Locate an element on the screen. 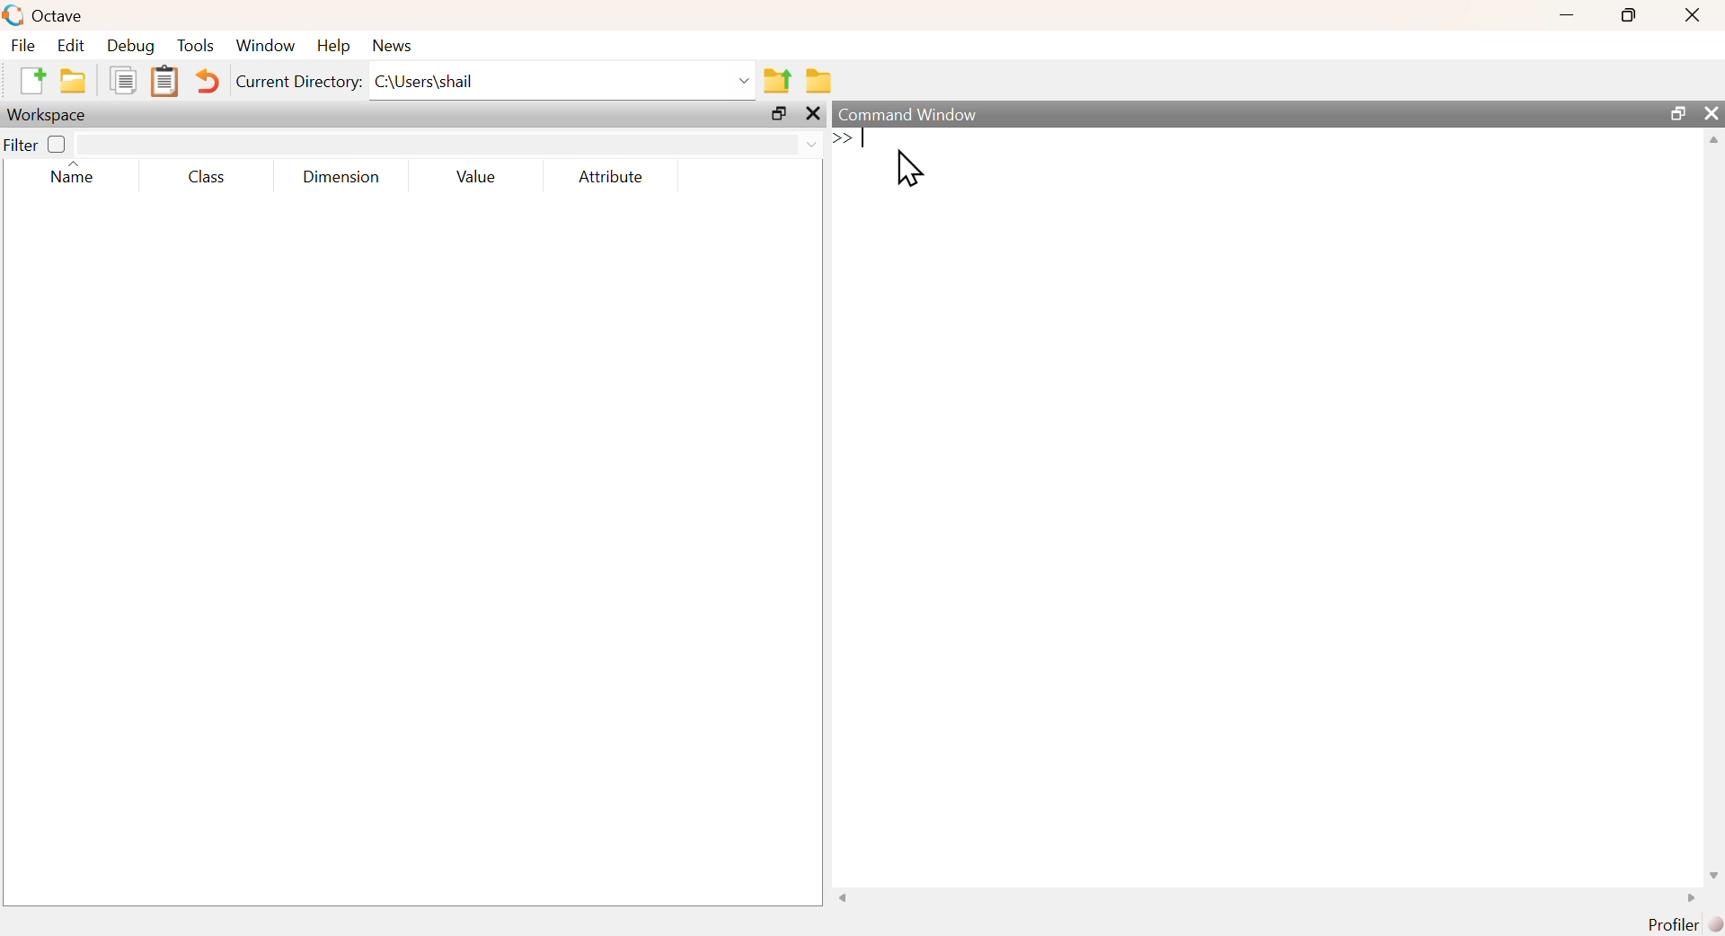 The height and width of the screenshot is (936, 1725). One directory up is located at coordinates (778, 76).